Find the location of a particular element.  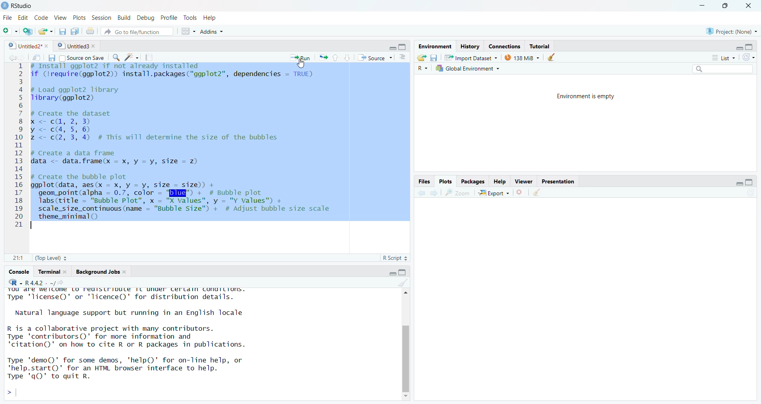

Load workspaces is located at coordinates (423, 57).